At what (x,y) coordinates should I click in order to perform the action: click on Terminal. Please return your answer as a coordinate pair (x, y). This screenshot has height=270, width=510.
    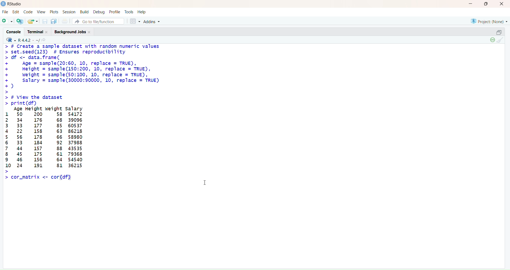
    Looking at the image, I should click on (39, 32).